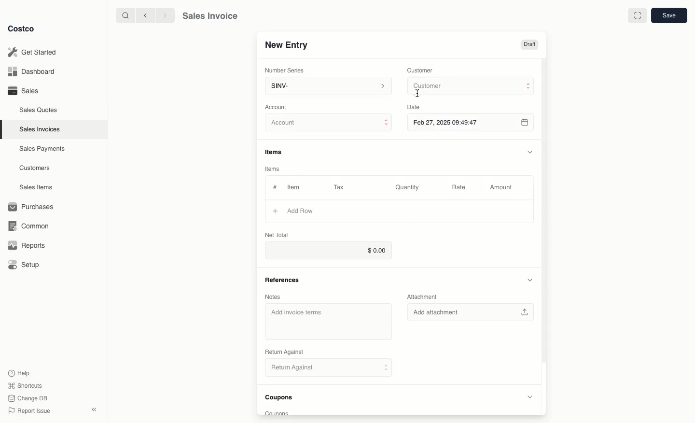 The width and height of the screenshot is (695, 423). What do you see at coordinates (22, 29) in the screenshot?
I see `Costco` at bounding box center [22, 29].